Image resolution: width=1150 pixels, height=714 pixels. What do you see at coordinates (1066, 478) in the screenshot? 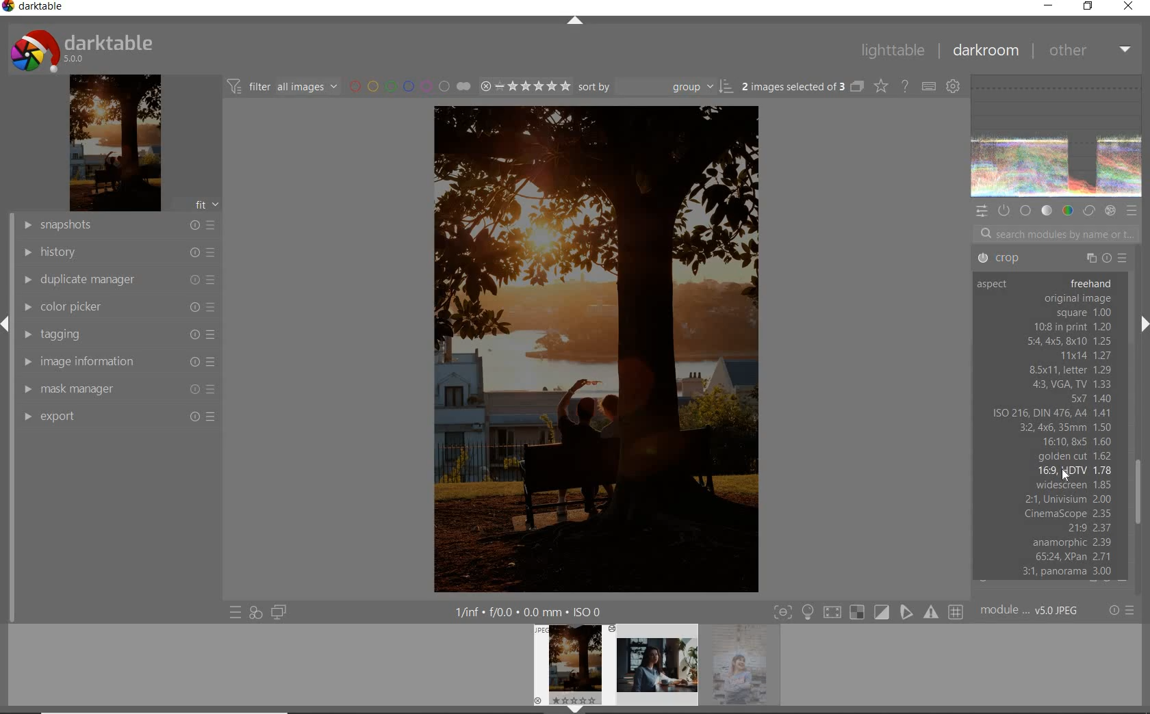
I see `cursor` at bounding box center [1066, 478].